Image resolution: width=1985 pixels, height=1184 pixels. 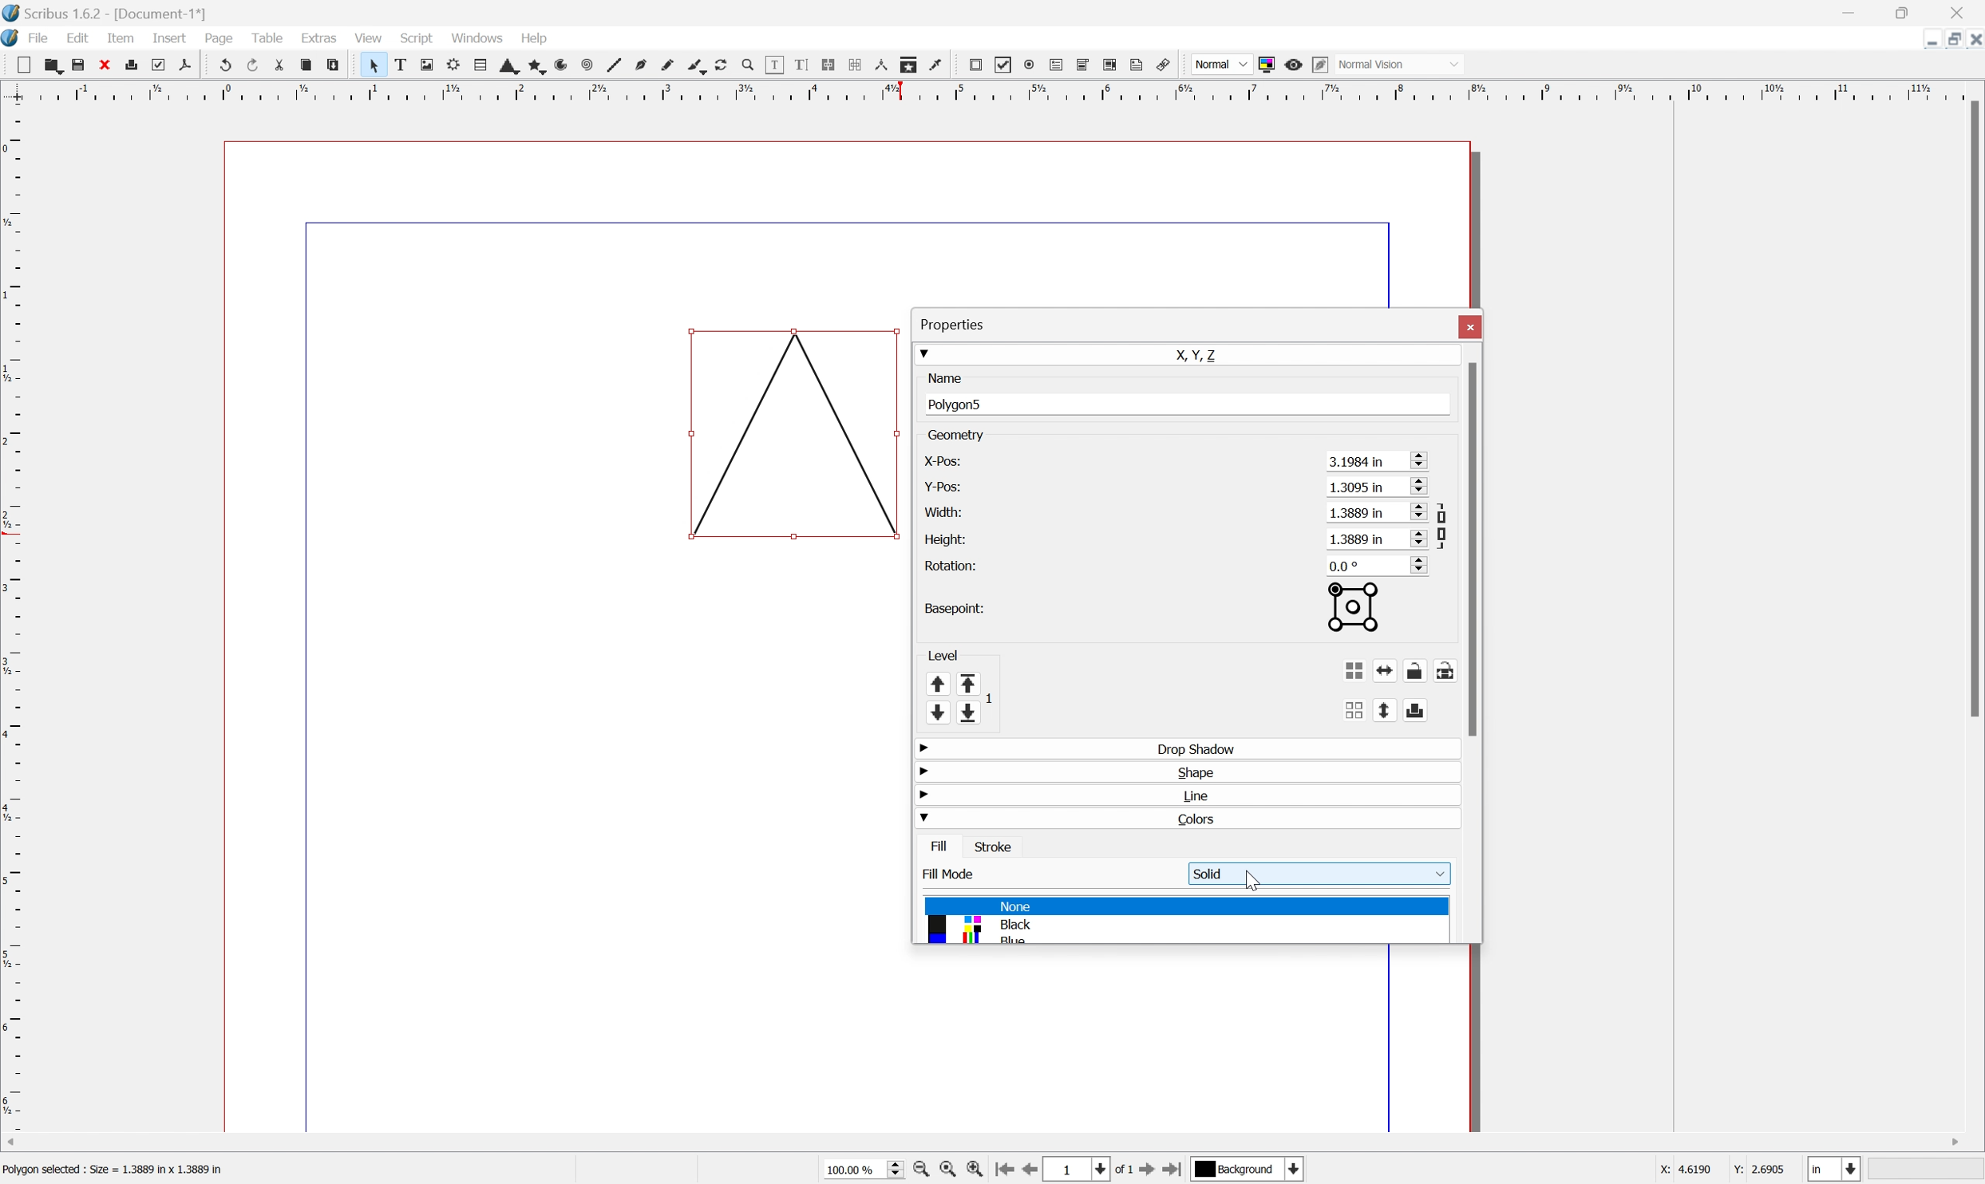 I want to click on Bezier curve, so click(x=639, y=64).